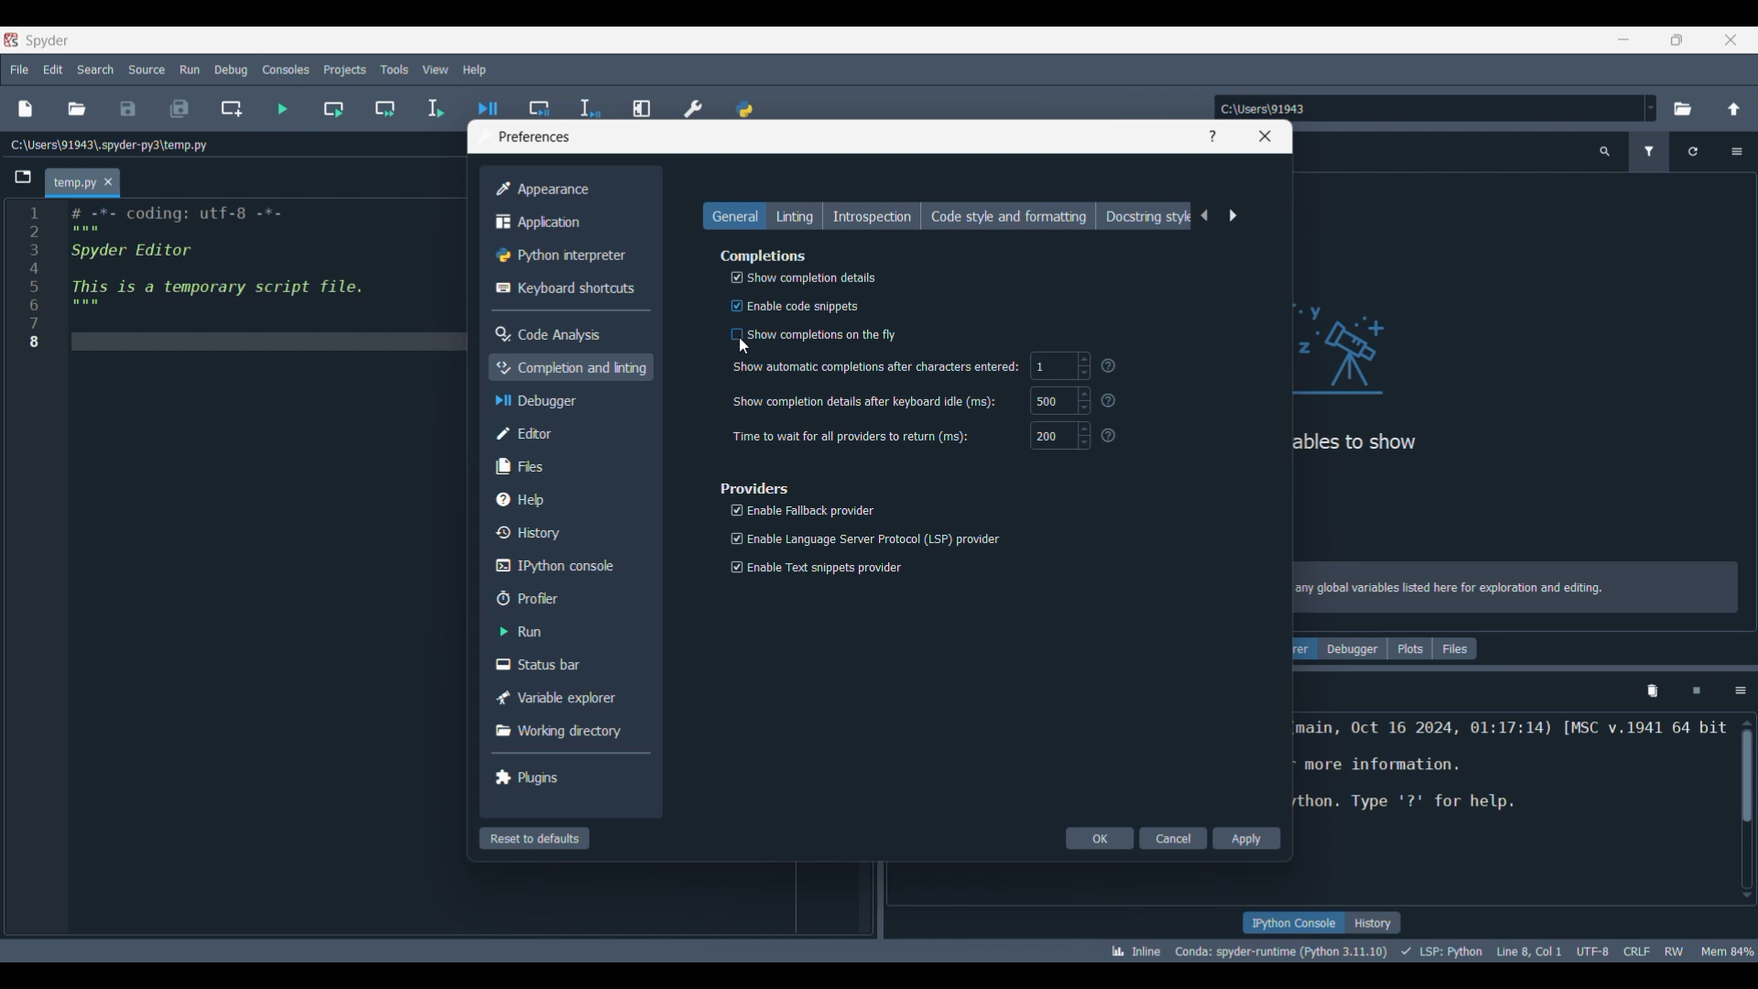  What do you see at coordinates (795, 279) in the screenshot?
I see `Show completion details` at bounding box center [795, 279].